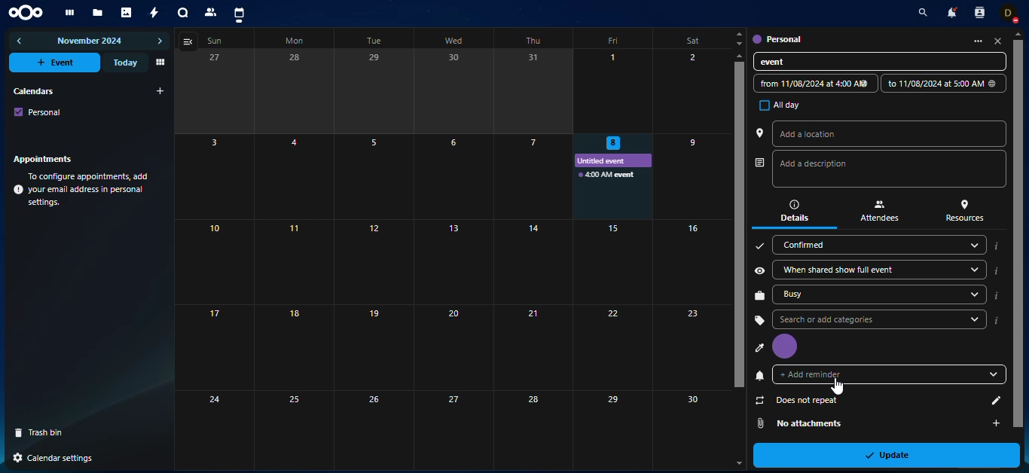 The height and width of the screenshot is (473, 1029). I want to click on talk, so click(183, 14).